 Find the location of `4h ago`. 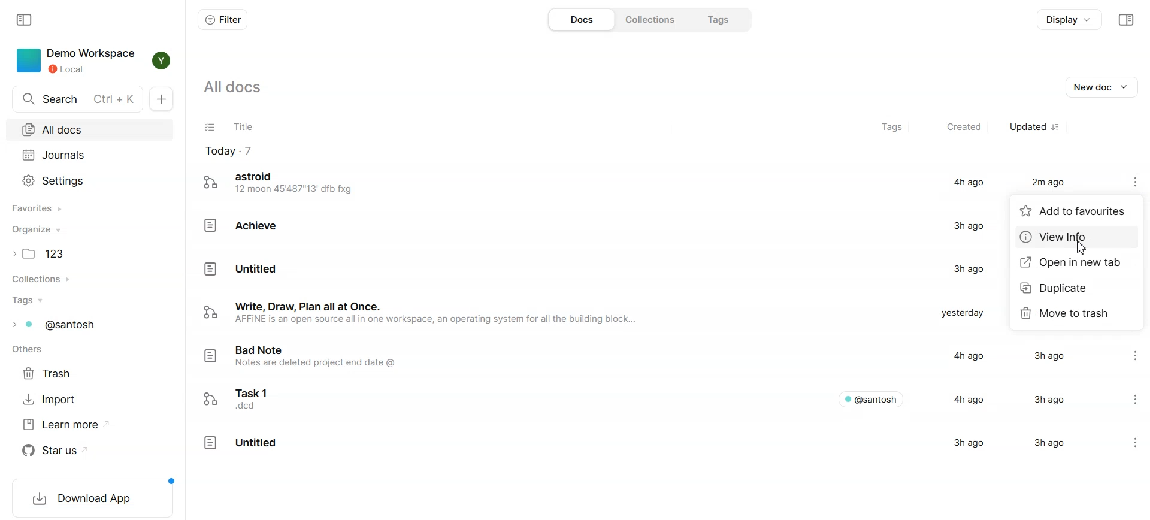

4h ago is located at coordinates (964, 355).